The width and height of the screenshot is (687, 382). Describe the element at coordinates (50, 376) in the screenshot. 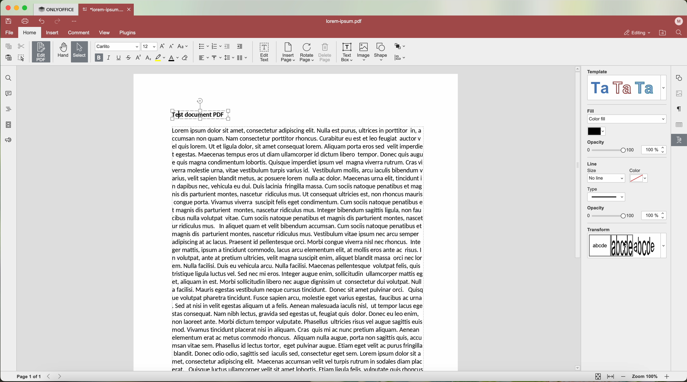

I see `Backward` at that location.